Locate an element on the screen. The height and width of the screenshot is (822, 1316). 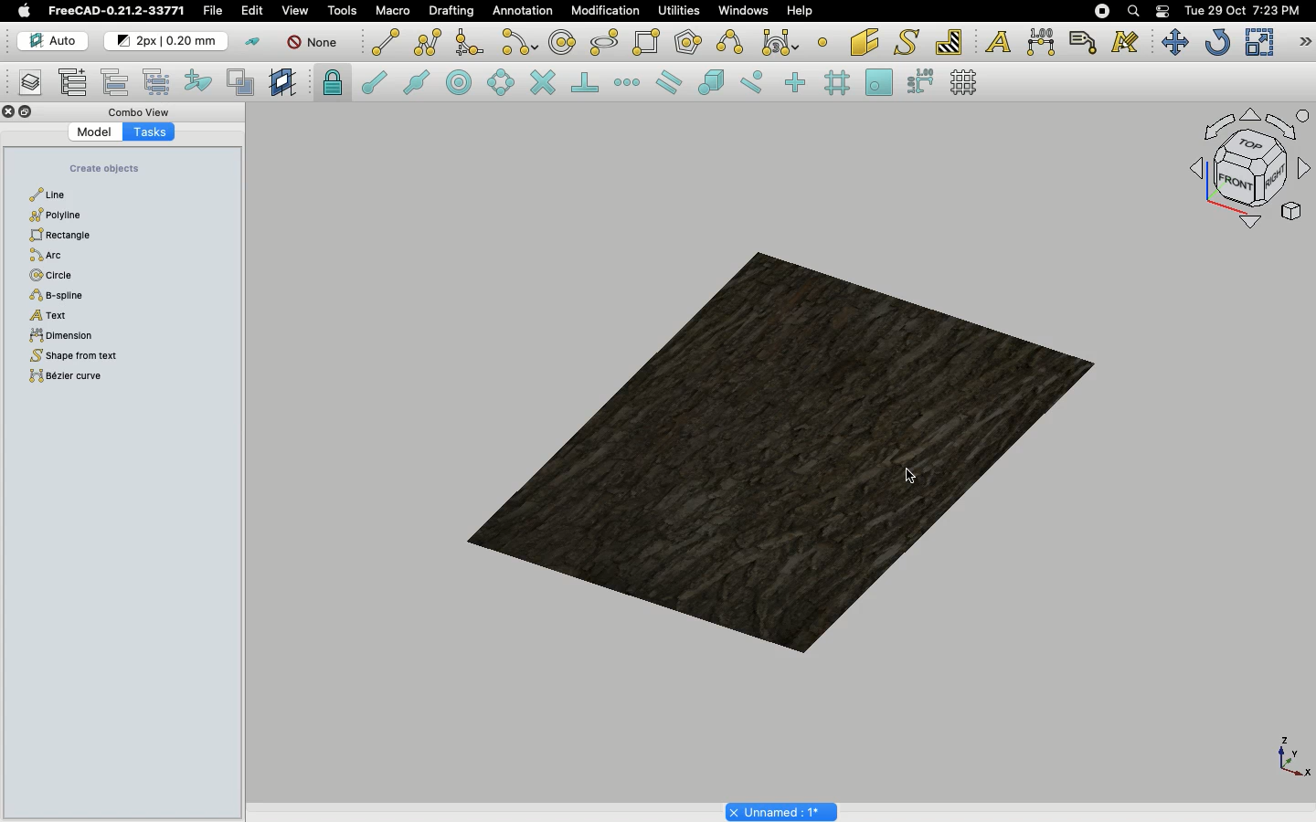
Annotation is located at coordinates (524, 11).